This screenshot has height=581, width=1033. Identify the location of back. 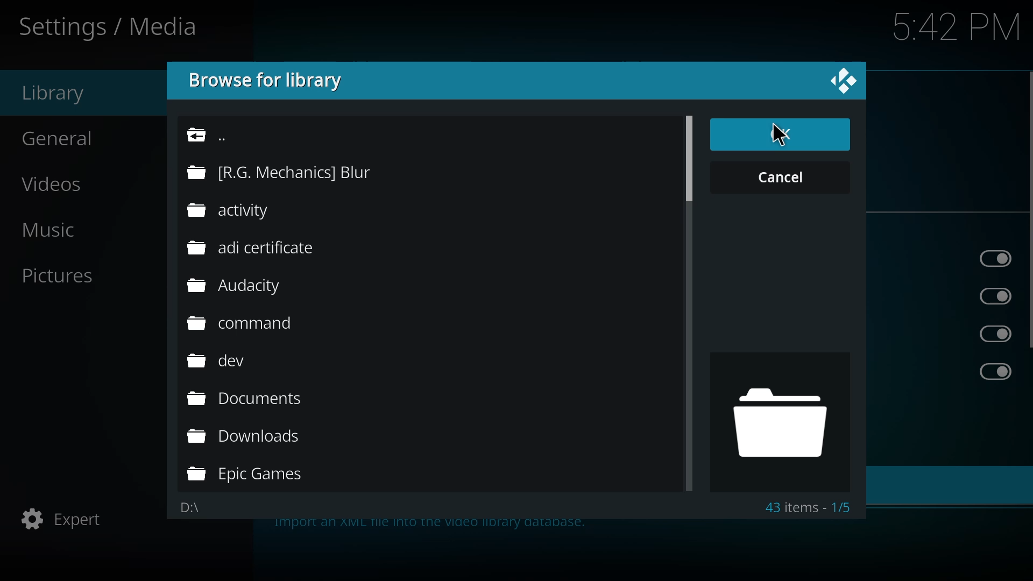
(218, 133).